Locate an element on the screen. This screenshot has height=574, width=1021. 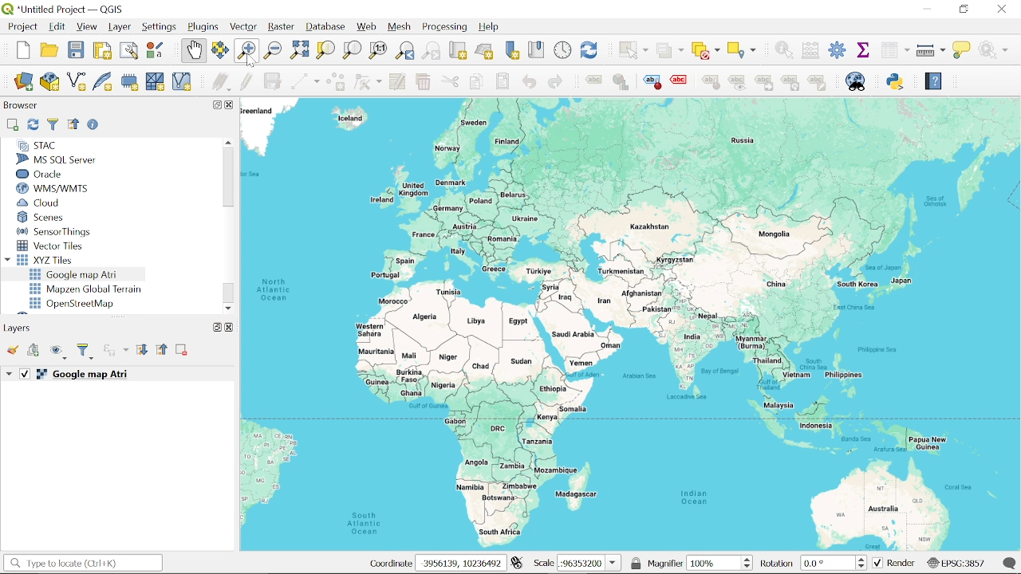
Paste feature is located at coordinates (503, 81).